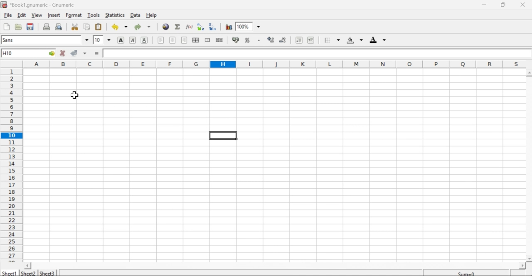  Describe the element at coordinates (76, 53) in the screenshot. I see `Accept change` at that location.